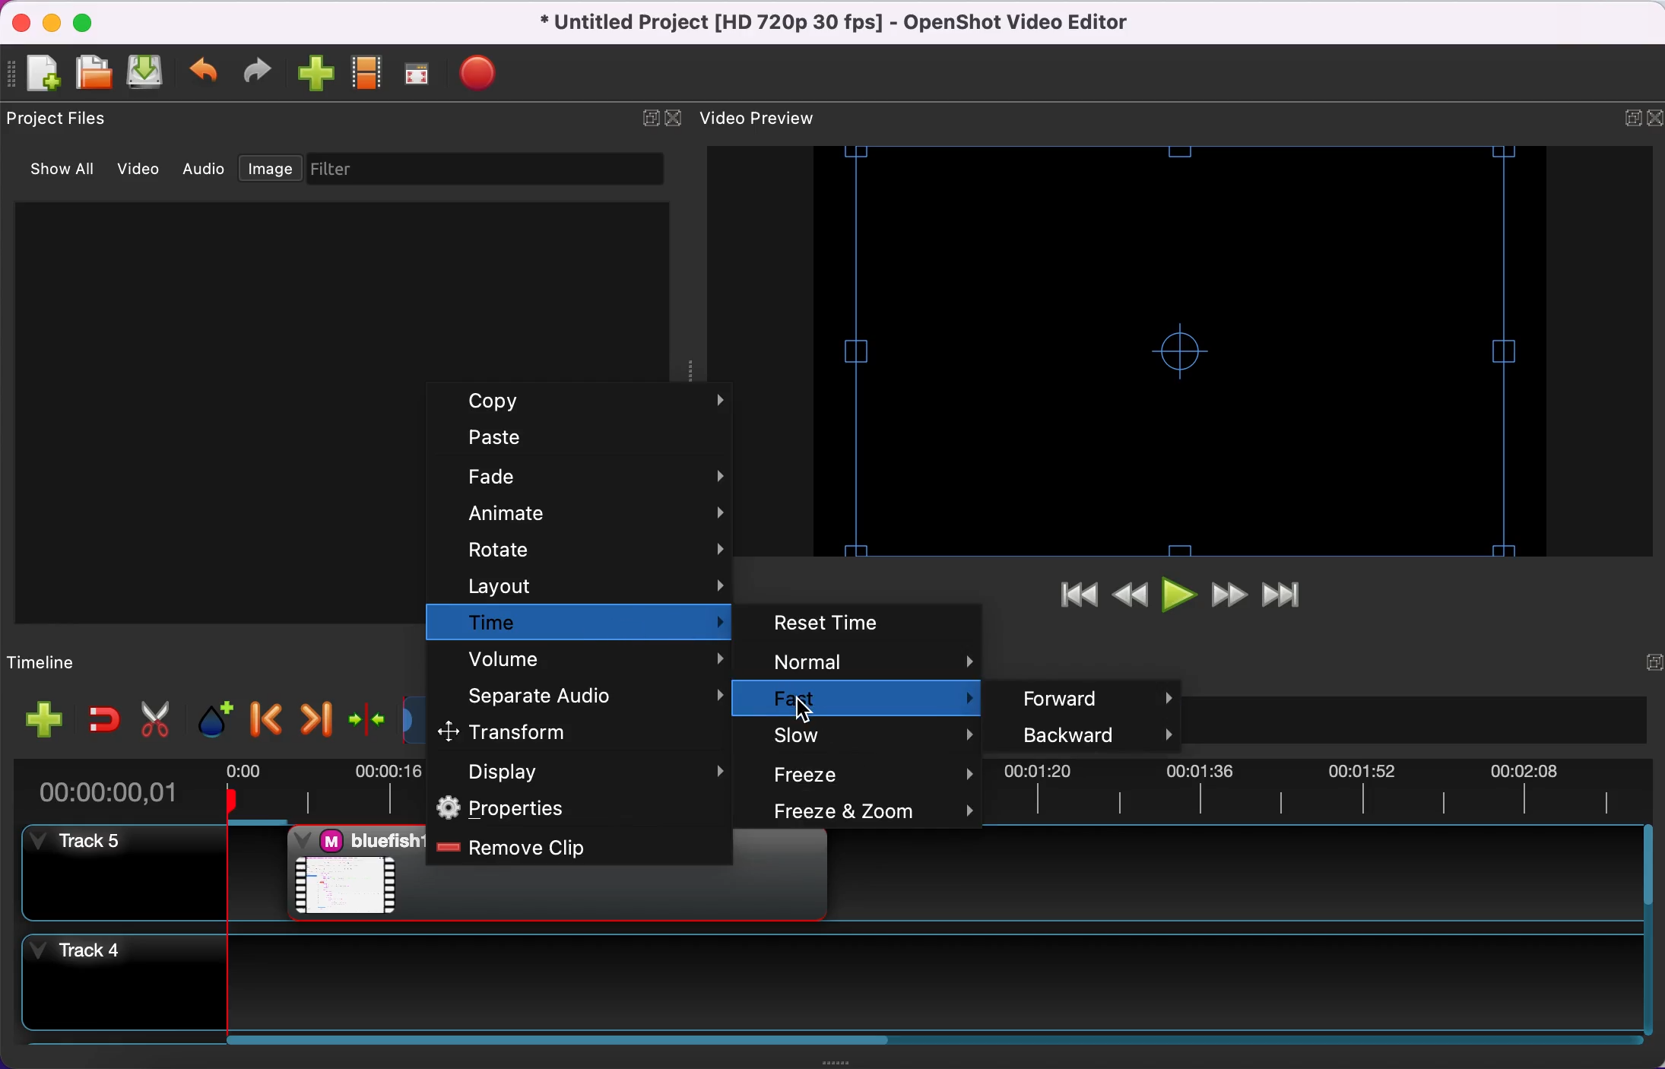 This screenshot has height=1069, width=1665. Describe the element at coordinates (874, 736) in the screenshot. I see `slow` at that location.